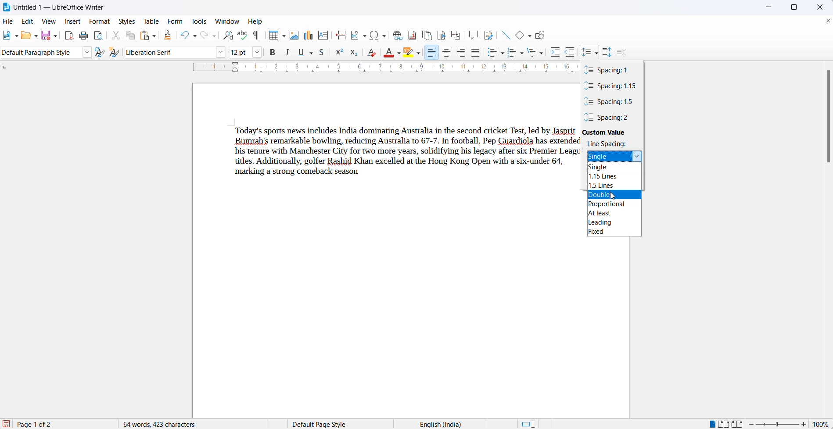 The image size is (833, 429). I want to click on save options, so click(55, 38).